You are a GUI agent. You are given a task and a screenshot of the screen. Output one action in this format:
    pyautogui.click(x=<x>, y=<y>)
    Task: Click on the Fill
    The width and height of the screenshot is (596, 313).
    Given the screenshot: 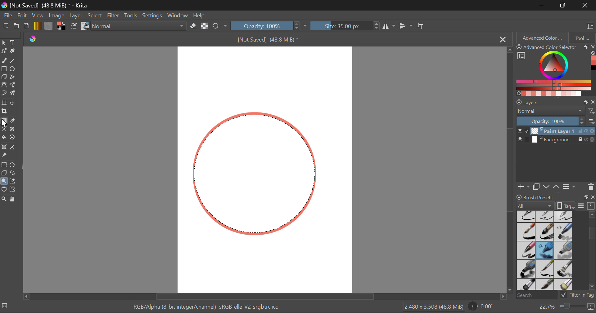 What is the action you would take?
    pyautogui.click(x=4, y=136)
    